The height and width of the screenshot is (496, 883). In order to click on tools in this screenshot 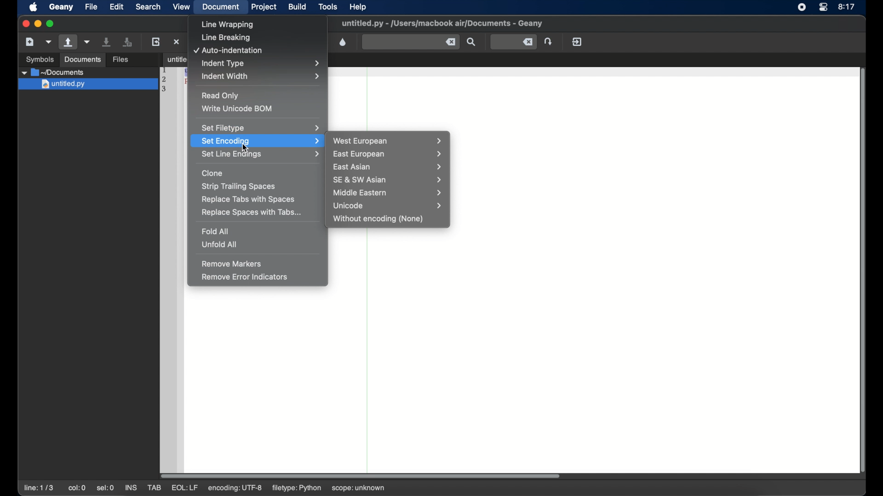, I will do `click(328, 6)`.